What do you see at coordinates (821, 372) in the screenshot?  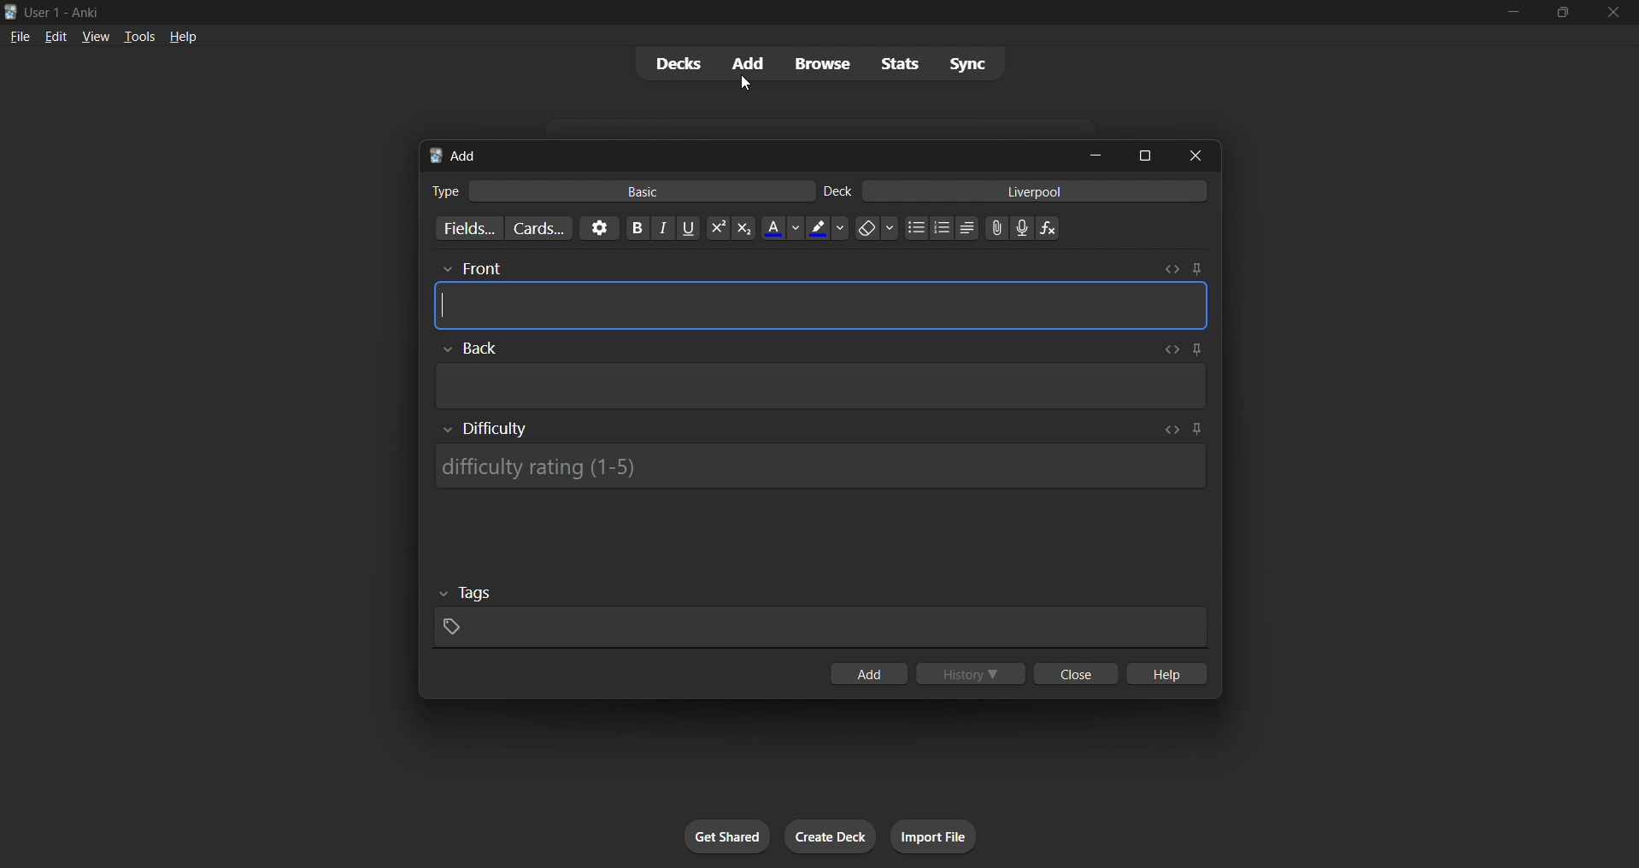 I see `card back input box` at bounding box center [821, 372].